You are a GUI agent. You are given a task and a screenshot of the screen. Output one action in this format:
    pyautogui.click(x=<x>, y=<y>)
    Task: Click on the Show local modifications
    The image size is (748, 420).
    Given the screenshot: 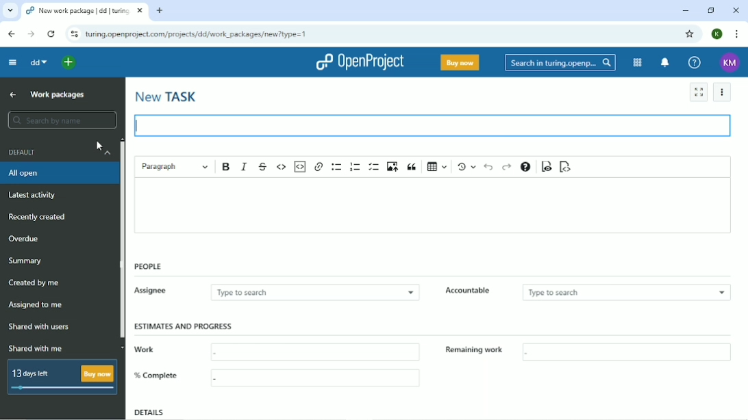 What is the action you would take?
    pyautogui.click(x=464, y=167)
    